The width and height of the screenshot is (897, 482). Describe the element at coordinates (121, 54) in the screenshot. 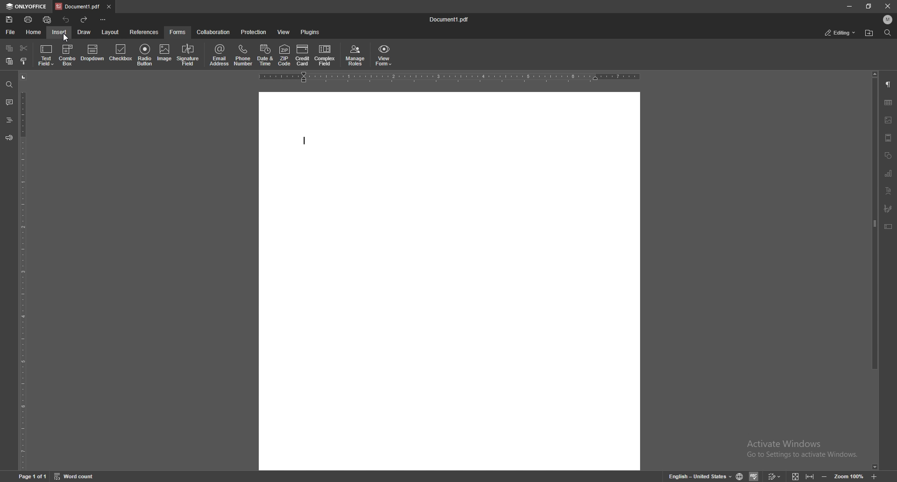

I see `checkbox` at that location.